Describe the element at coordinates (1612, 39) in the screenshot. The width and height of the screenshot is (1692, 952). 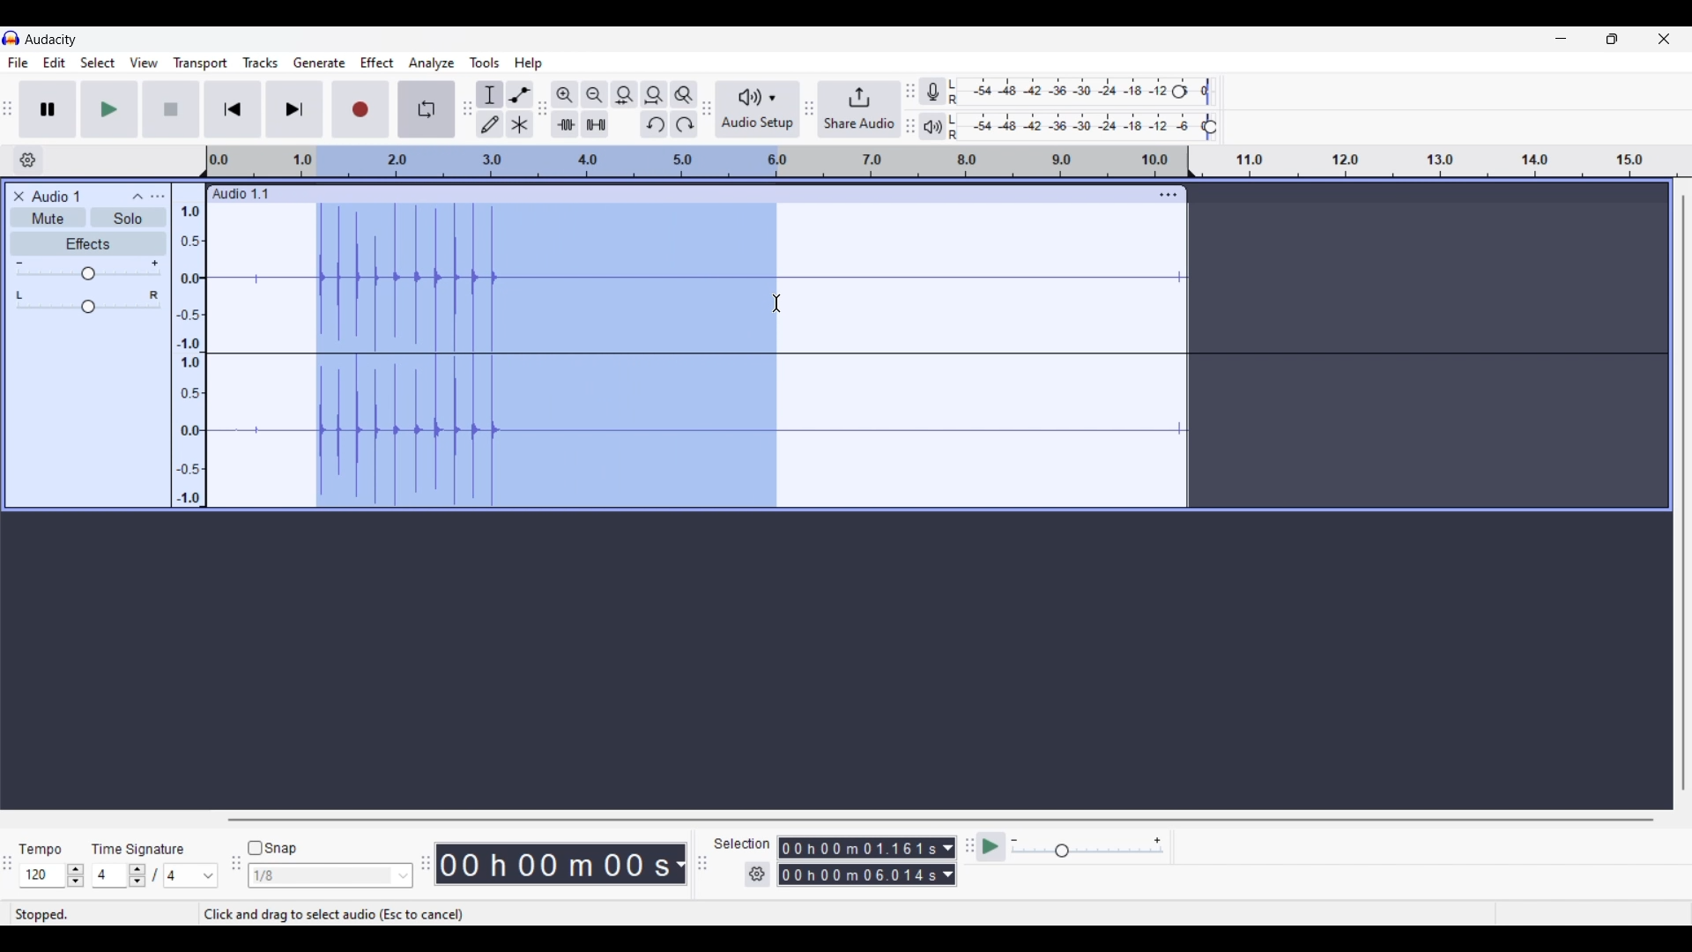
I see `Show interface in a smaller tab` at that location.